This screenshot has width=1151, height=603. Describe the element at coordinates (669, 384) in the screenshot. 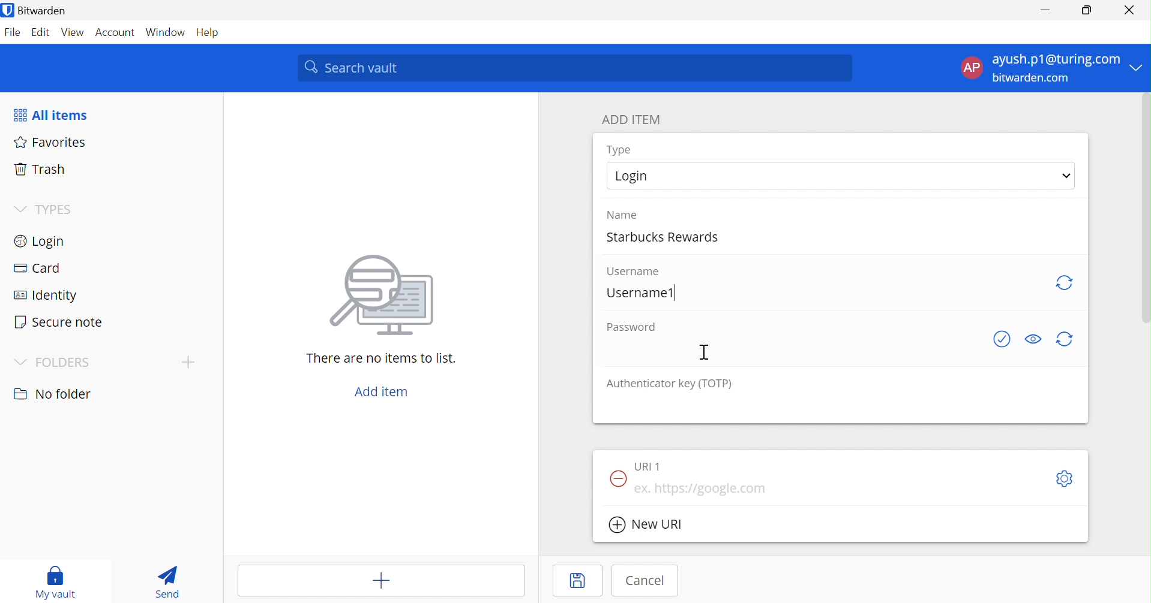

I see `Authenticator key (TOTP)` at that location.